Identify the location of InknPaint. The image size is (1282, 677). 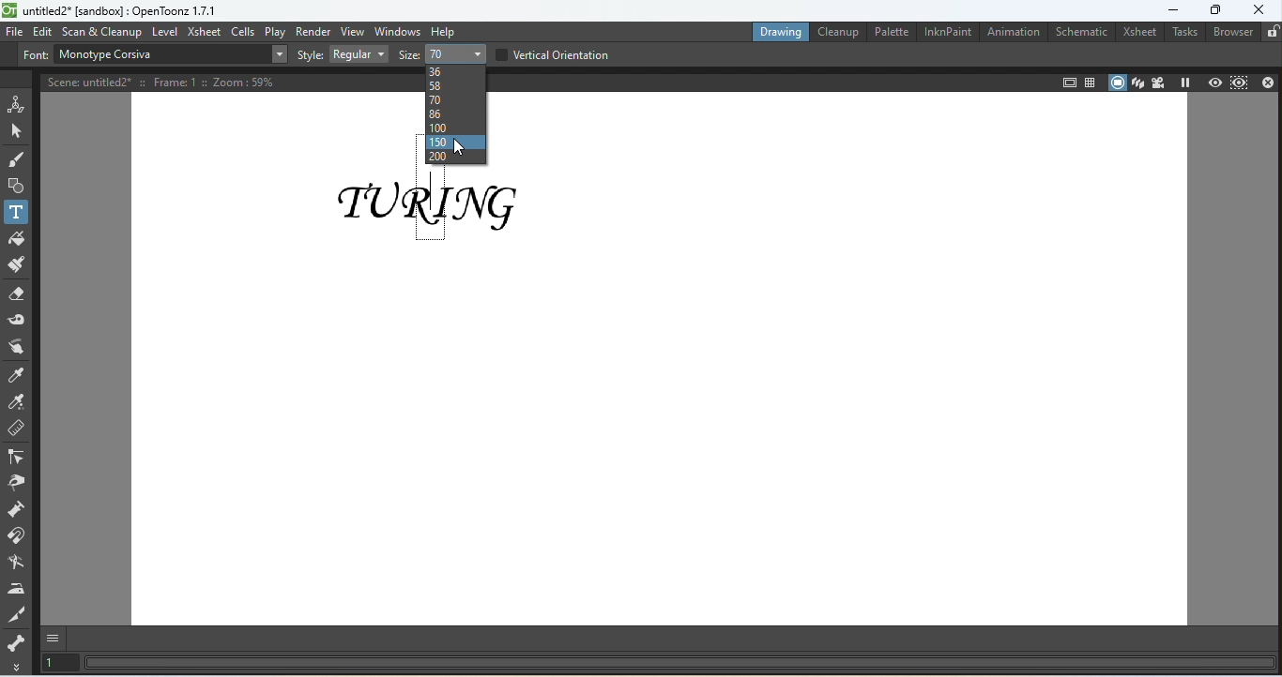
(945, 32).